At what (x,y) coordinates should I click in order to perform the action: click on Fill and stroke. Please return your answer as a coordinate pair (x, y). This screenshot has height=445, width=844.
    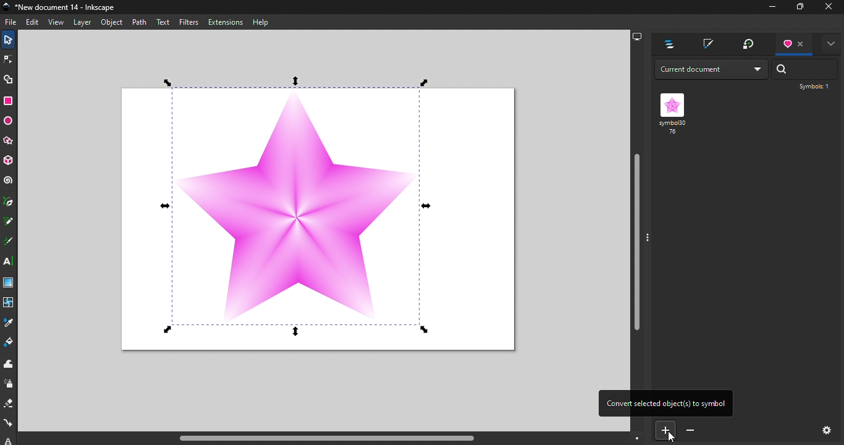
    Looking at the image, I should click on (706, 45).